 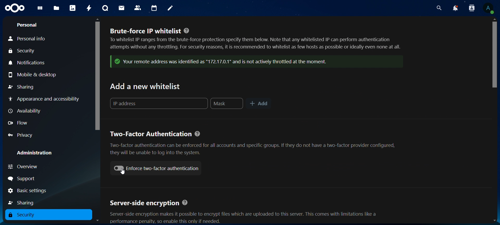 What do you see at coordinates (251, 62) in the screenshot?
I see `icon` at bounding box center [251, 62].